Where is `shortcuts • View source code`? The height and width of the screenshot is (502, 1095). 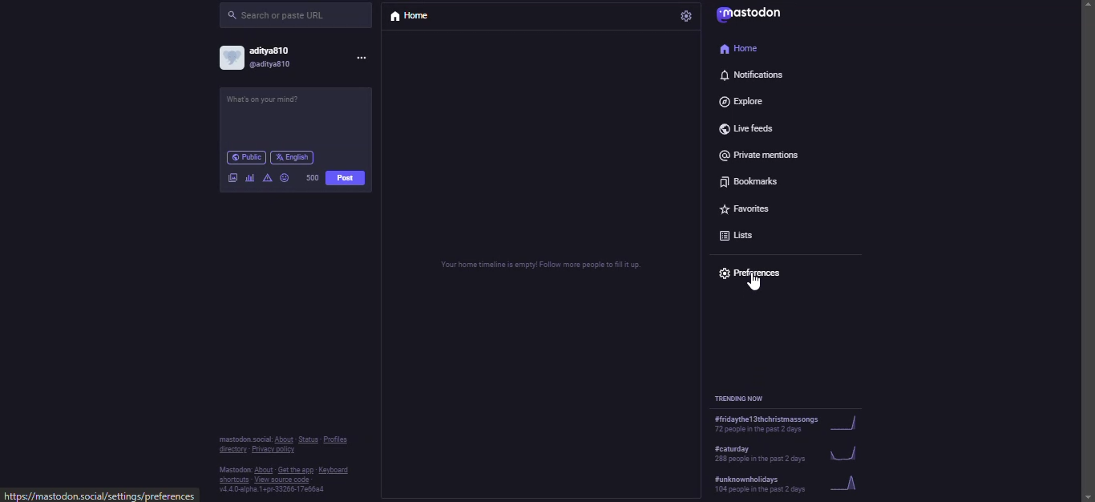
shortcuts • View source code is located at coordinates (277, 481).